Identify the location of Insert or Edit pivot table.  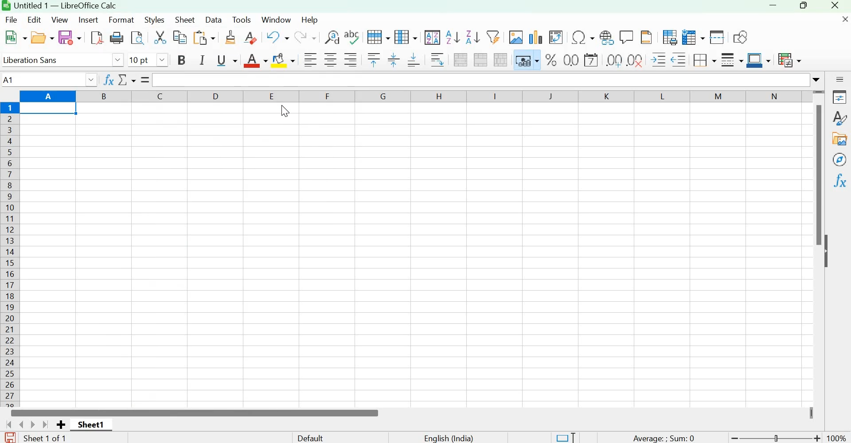
(555, 36).